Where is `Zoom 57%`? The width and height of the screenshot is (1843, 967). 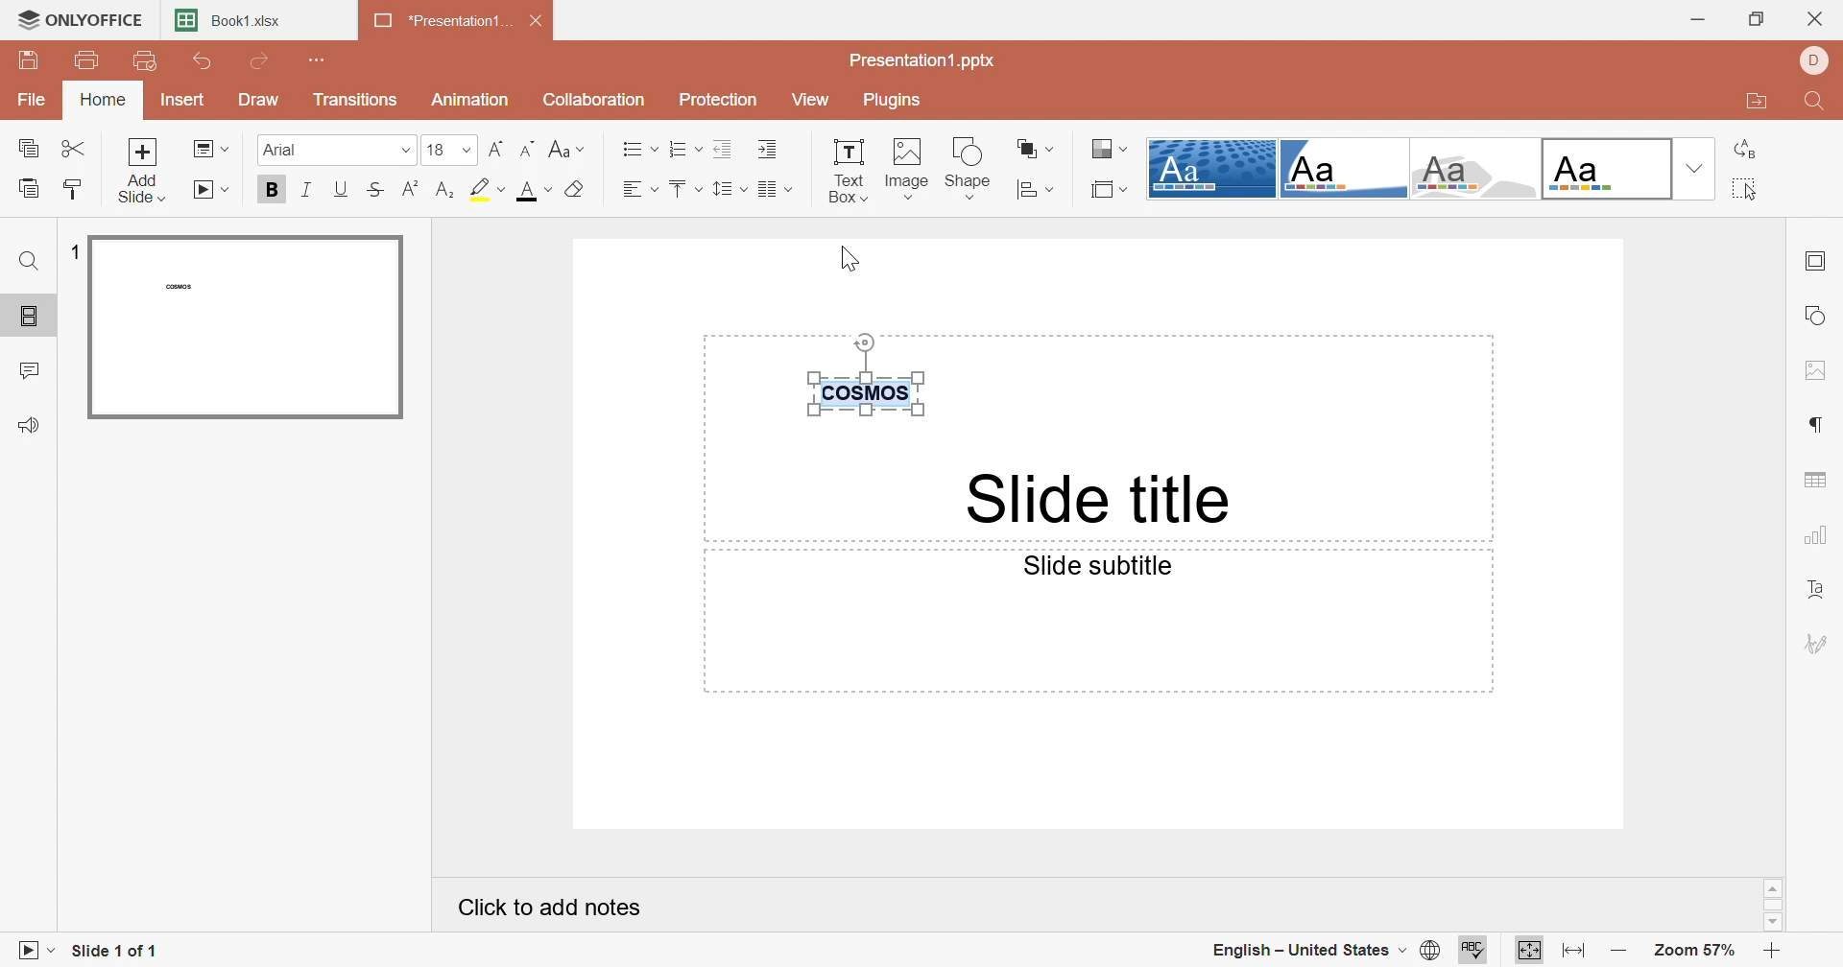 Zoom 57% is located at coordinates (1699, 950).